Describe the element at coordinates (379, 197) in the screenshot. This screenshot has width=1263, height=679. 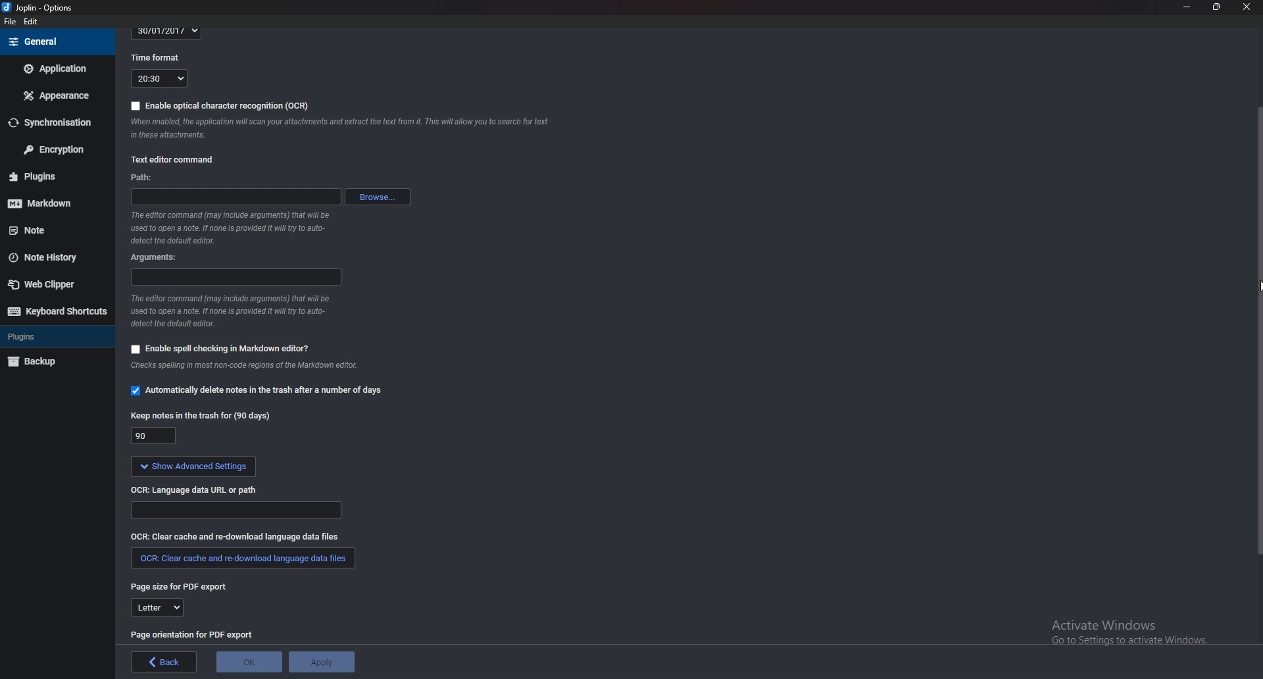
I see `browse` at that location.